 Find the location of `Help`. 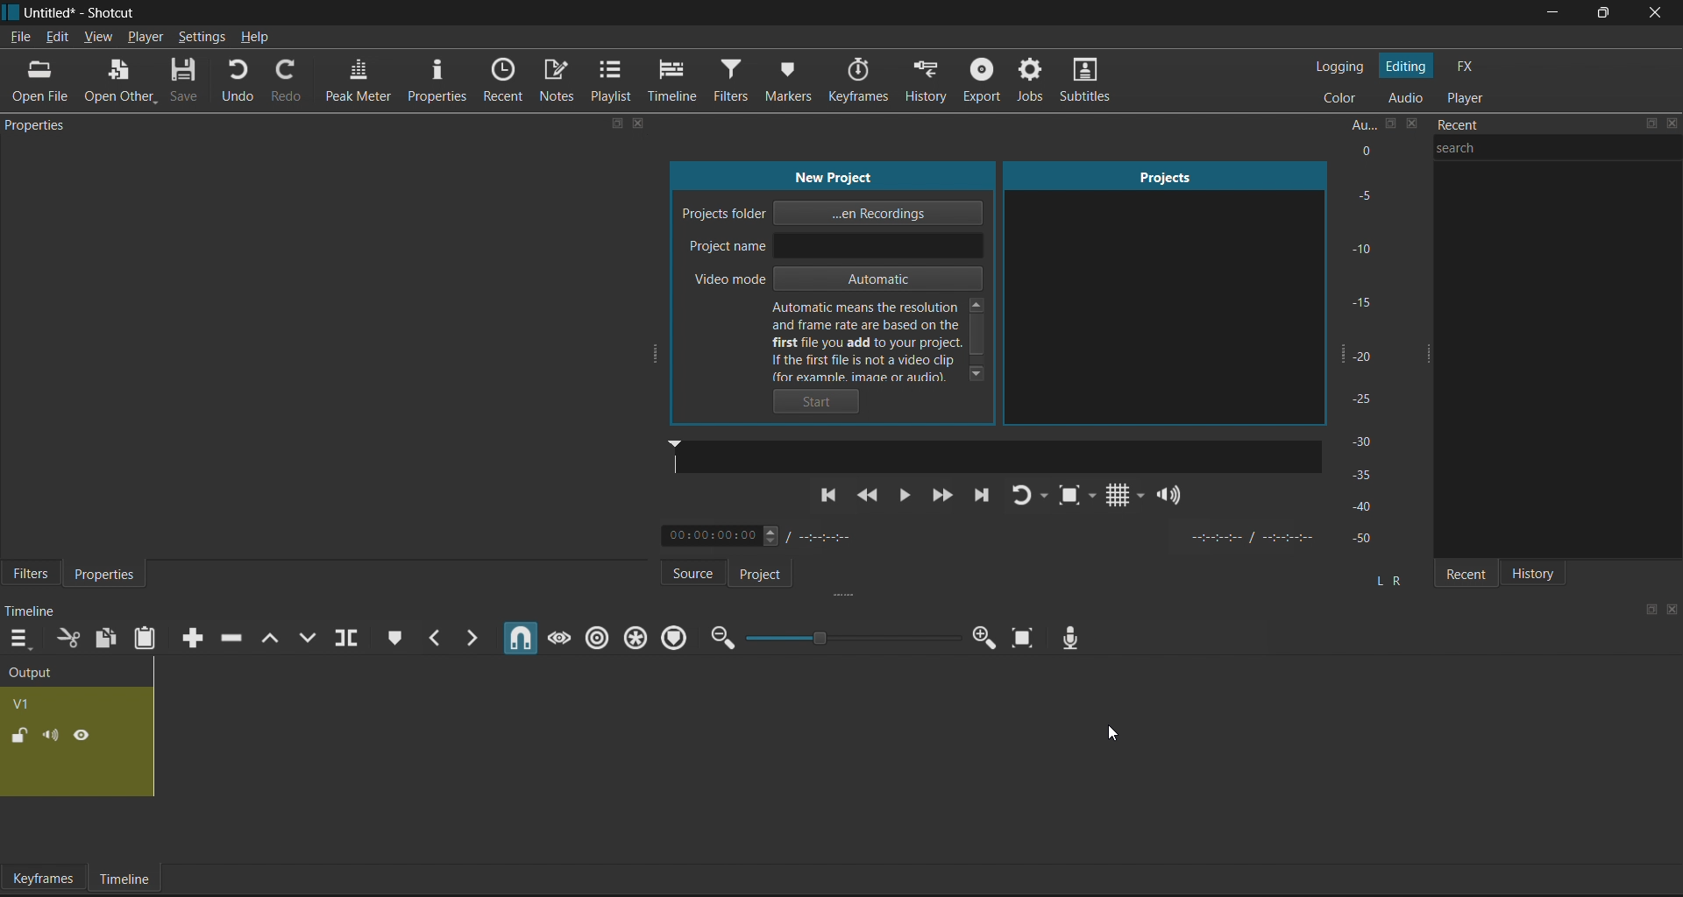

Help is located at coordinates (256, 39).